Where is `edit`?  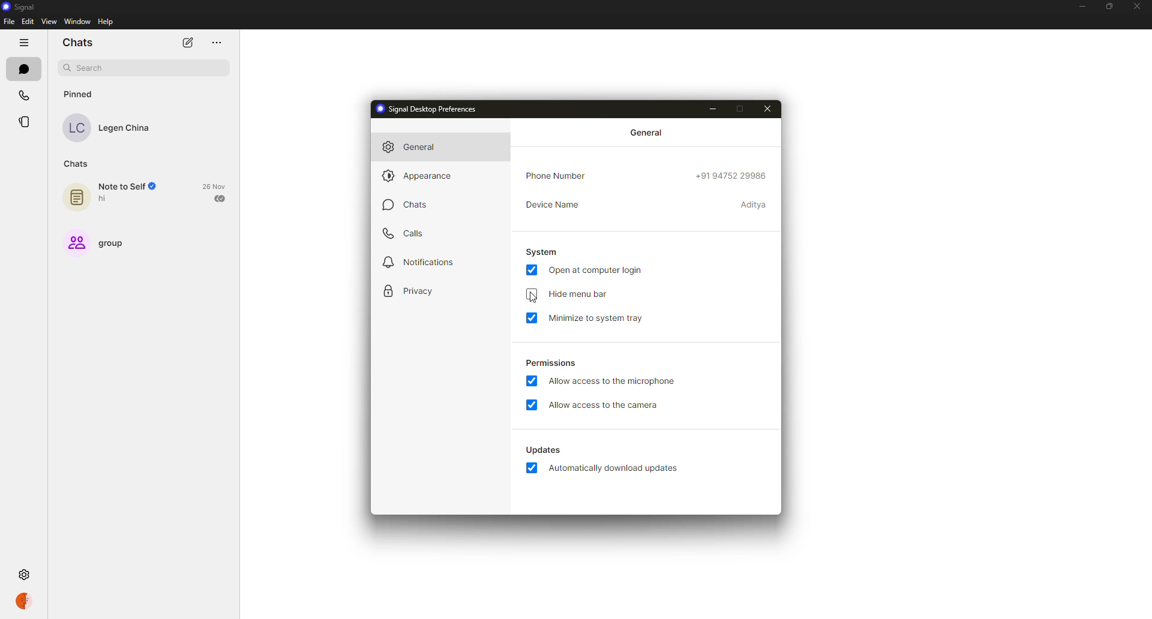 edit is located at coordinates (28, 22).